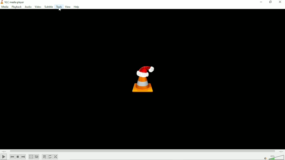  Describe the element at coordinates (31, 157) in the screenshot. I see `Toggle video in fullscreen` at that location.